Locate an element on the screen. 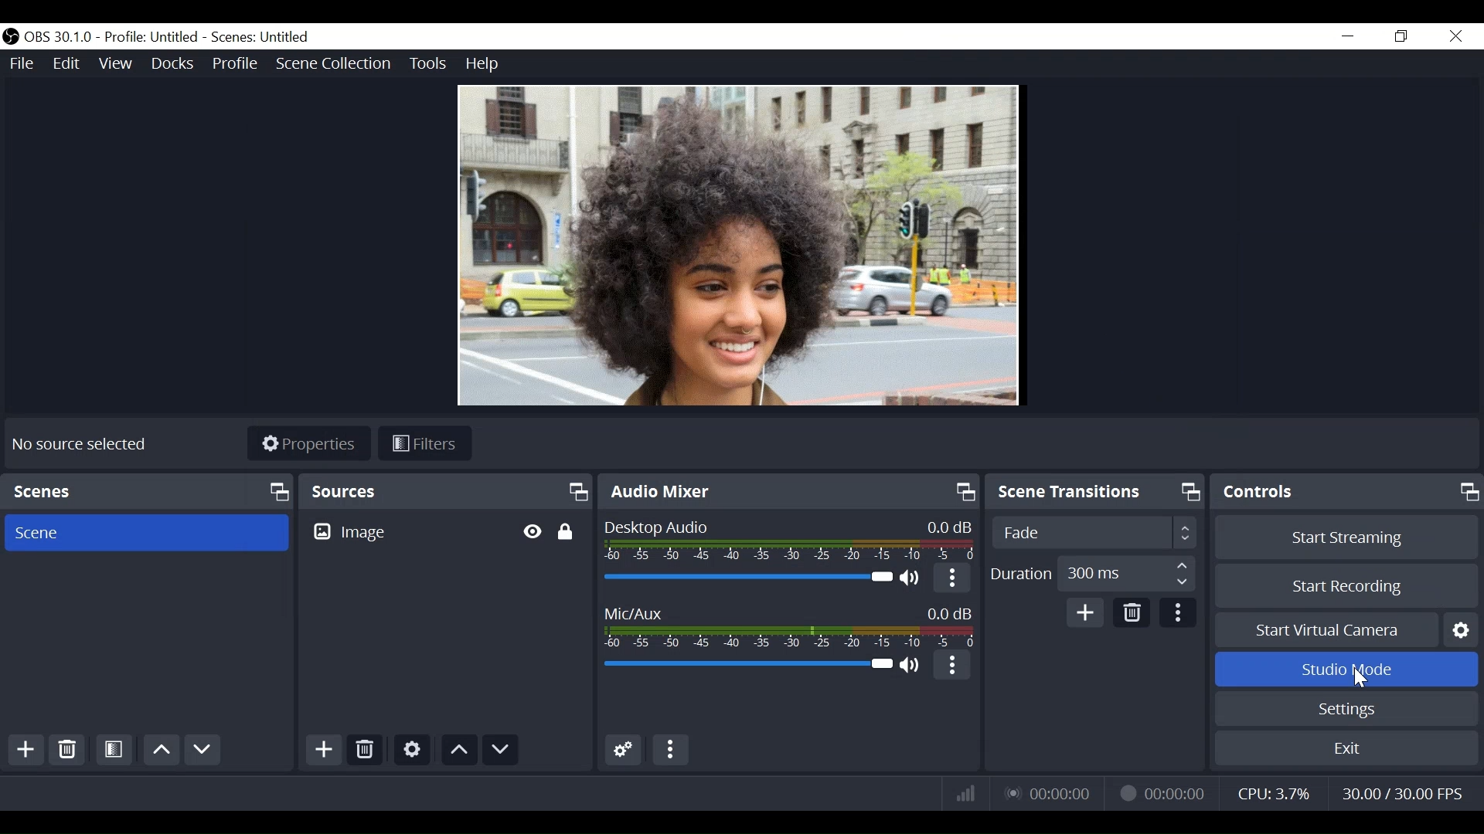  OBS Version is located at coordinates (58, 37).